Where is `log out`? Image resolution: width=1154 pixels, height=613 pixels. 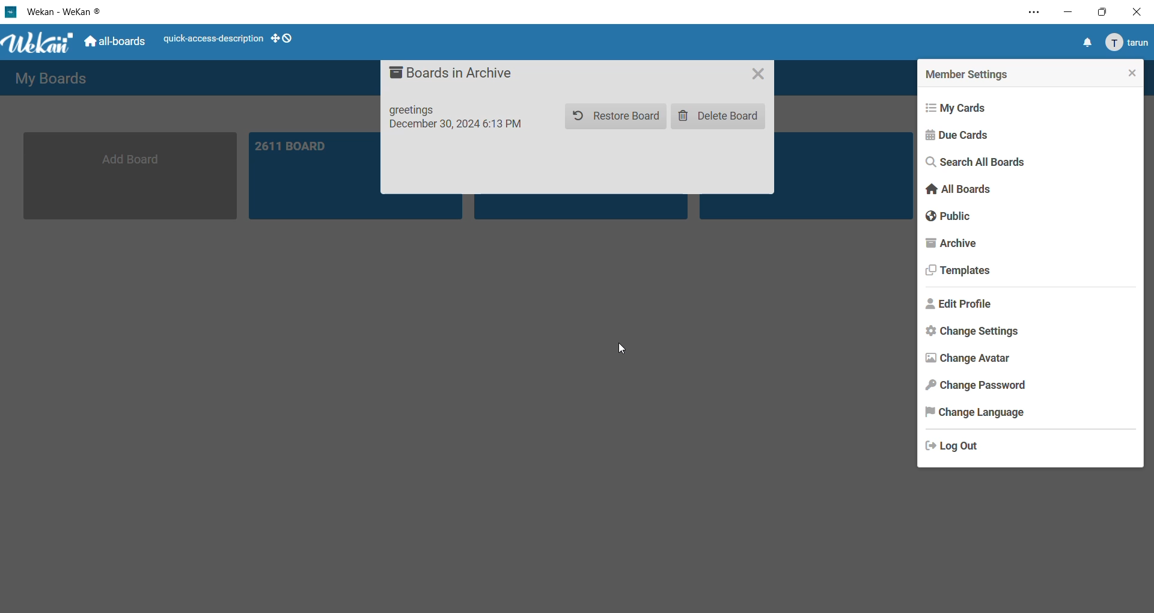
log out is located at coordinates (957, 448).